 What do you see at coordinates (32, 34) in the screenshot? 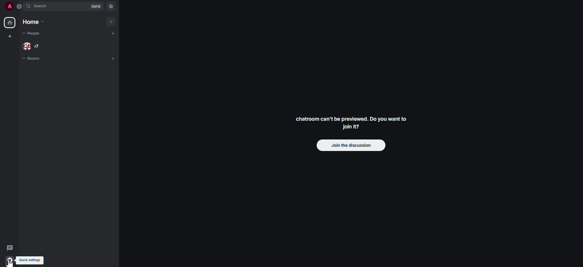
I see `people` at bounding box center [32, 34].